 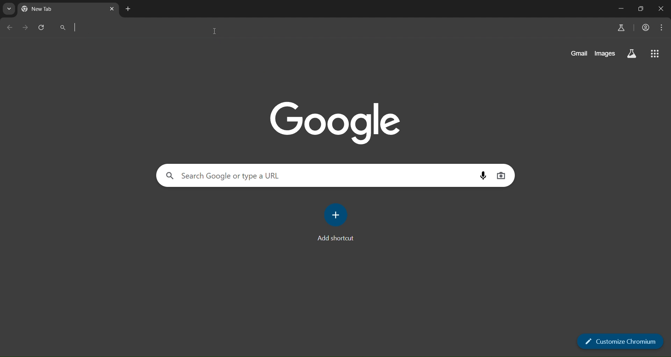 What do you see at coordinates (500, 175) in the screenshot?
I see `image search` at bounding box center [500, 175].